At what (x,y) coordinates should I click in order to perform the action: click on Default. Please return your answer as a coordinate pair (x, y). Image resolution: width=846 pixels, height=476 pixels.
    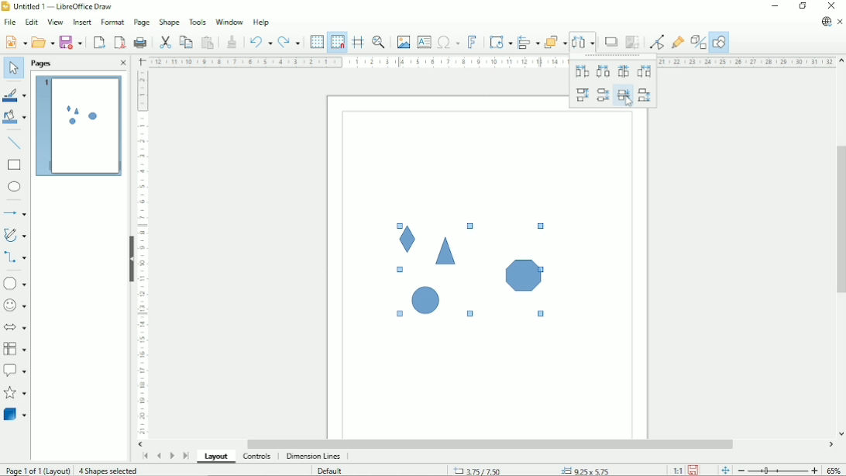
    Looking at the image, I should click on (332, 470).